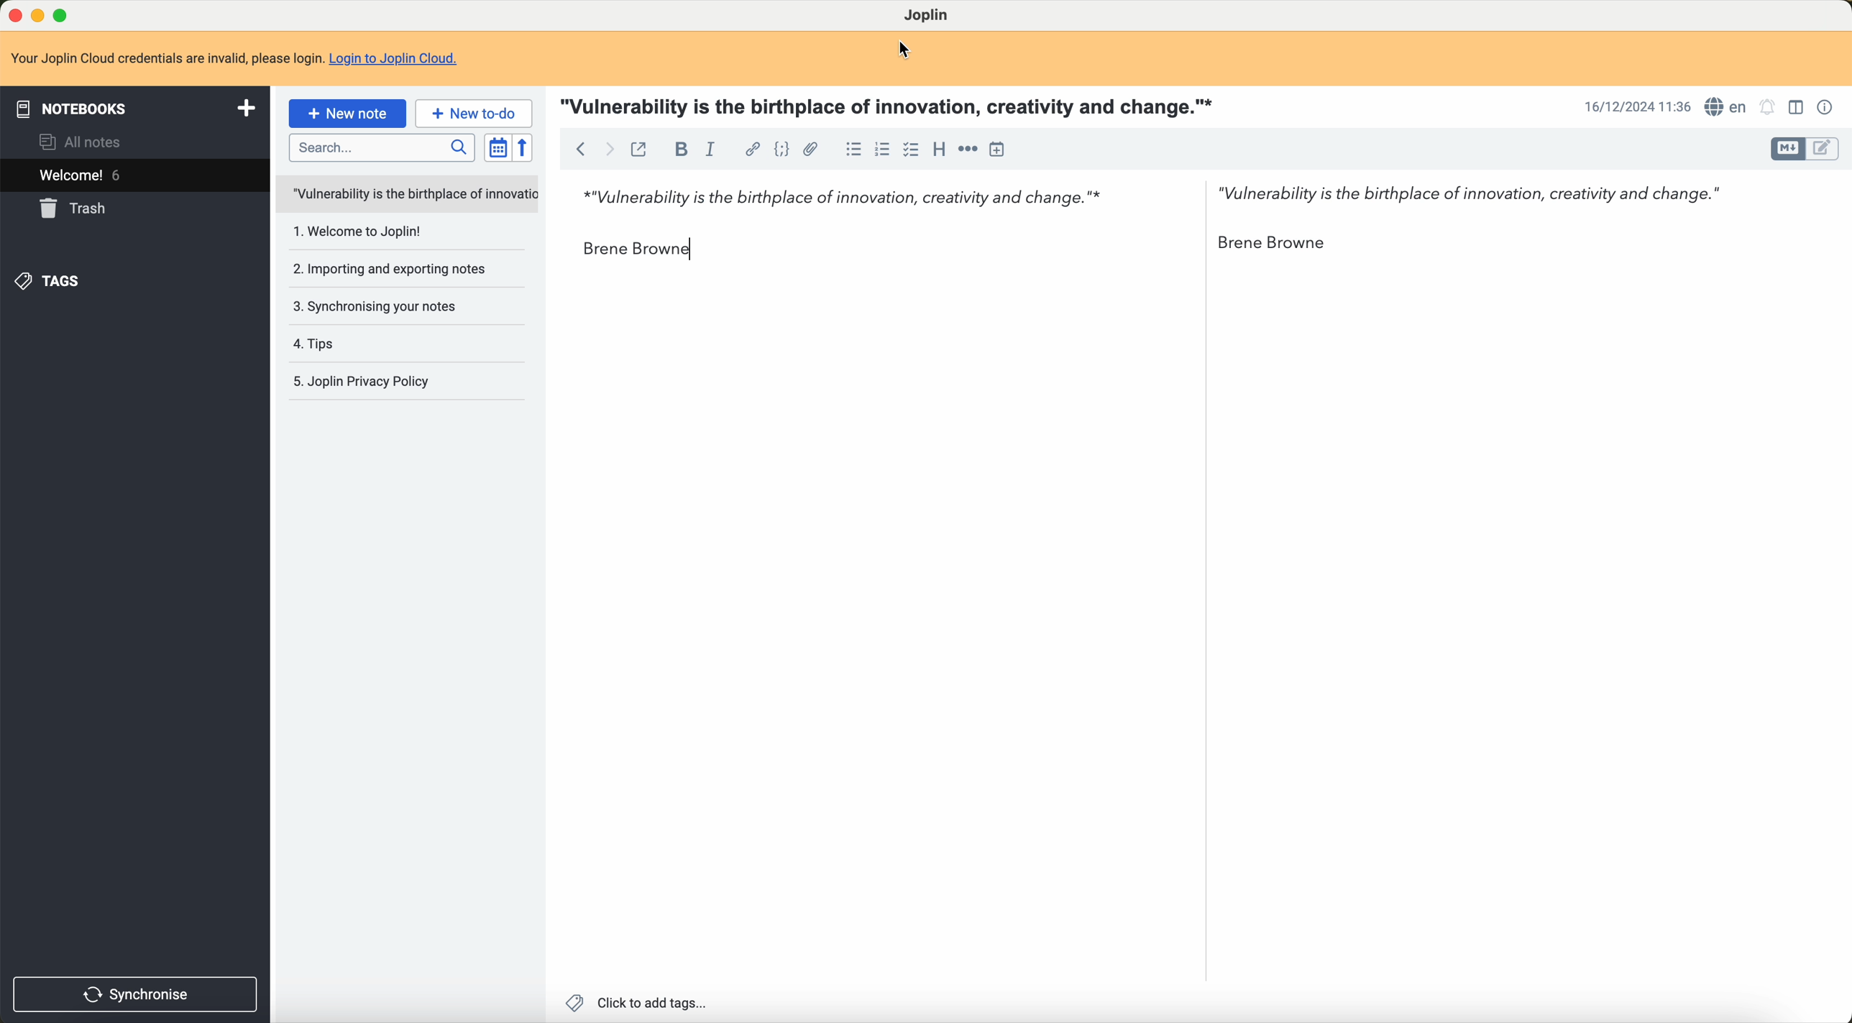 The height and width of the screenshot is (1023, 1852). What do you see at coordinates (1275, 247) in the screenshot?
I see `Brene Browne` at bounding box center [1275, 247].